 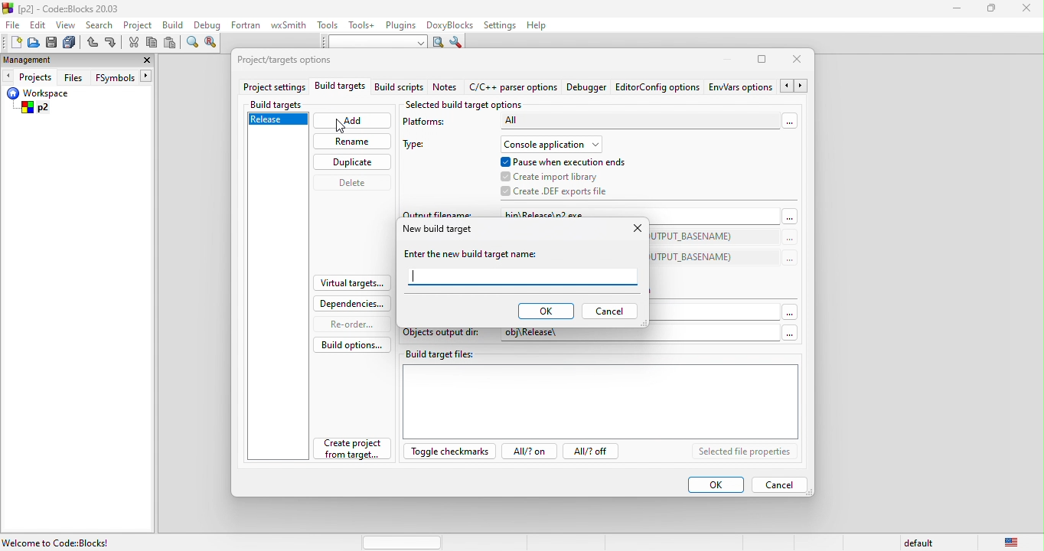 What do you see at coordinates (289, 58) in the screenshot?
I see `project/target option` at bounding box center [289, 58].